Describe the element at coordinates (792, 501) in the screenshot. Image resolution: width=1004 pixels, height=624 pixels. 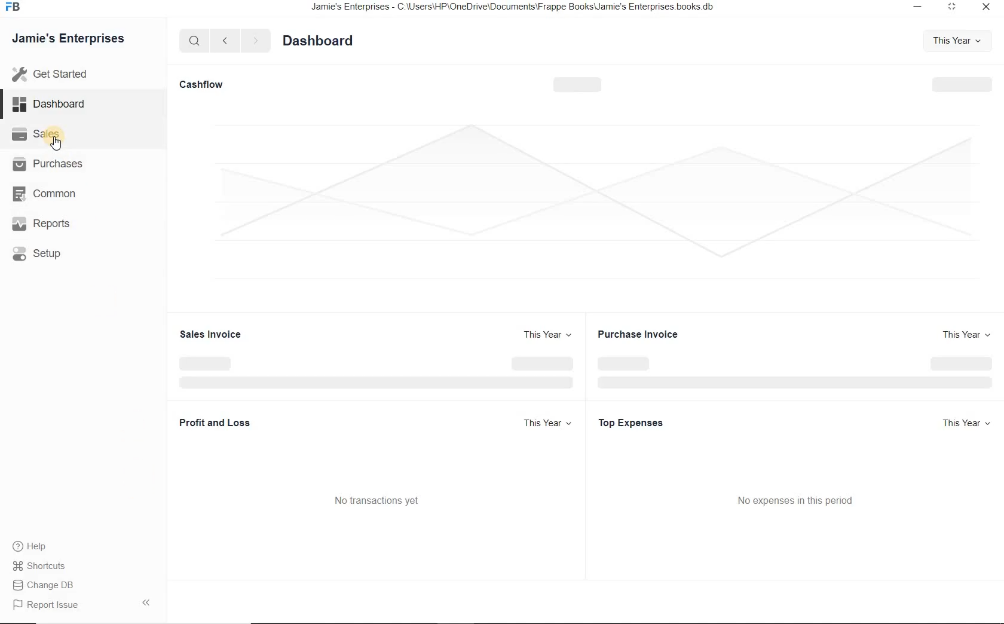
I see `No expenses in this period` at that location.